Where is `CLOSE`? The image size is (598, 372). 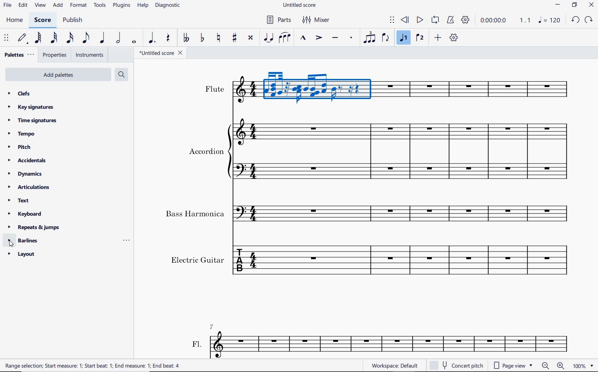
CLOSE is located at coordinates (592, 5).